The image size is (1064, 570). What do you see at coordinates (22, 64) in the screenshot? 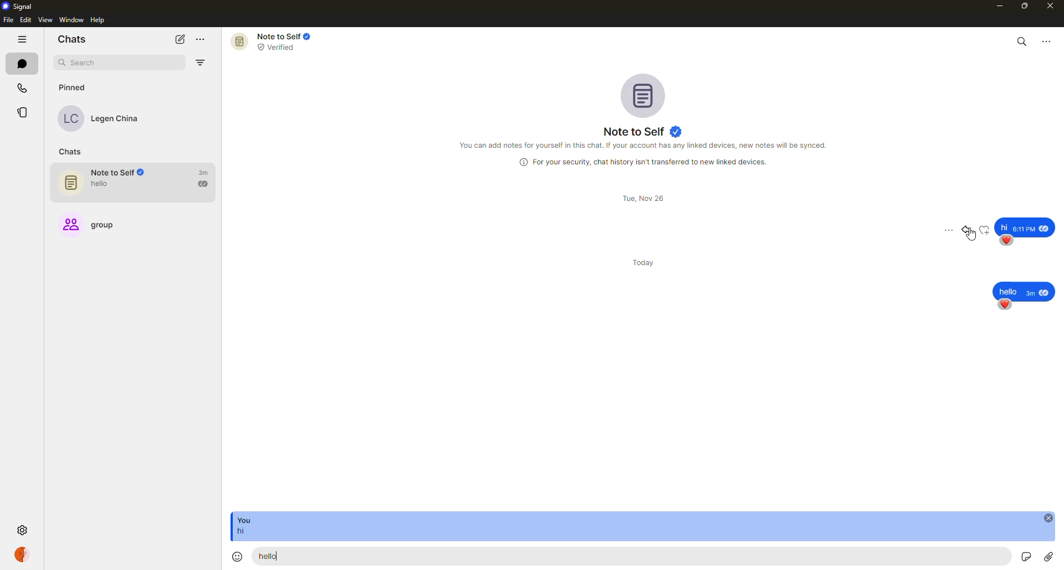
I see `chats` at bounding box center [22, 64].